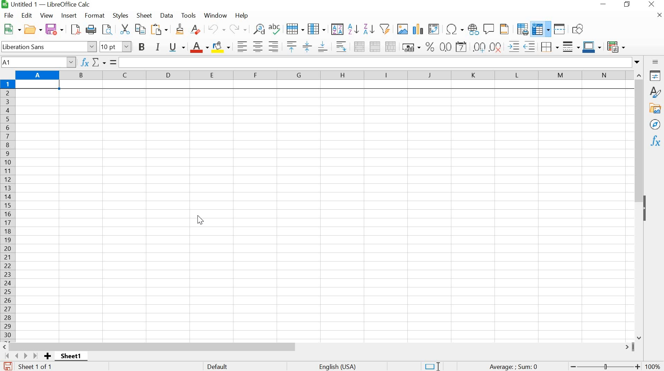  I want to click on CLOSE, so click(652, 5).